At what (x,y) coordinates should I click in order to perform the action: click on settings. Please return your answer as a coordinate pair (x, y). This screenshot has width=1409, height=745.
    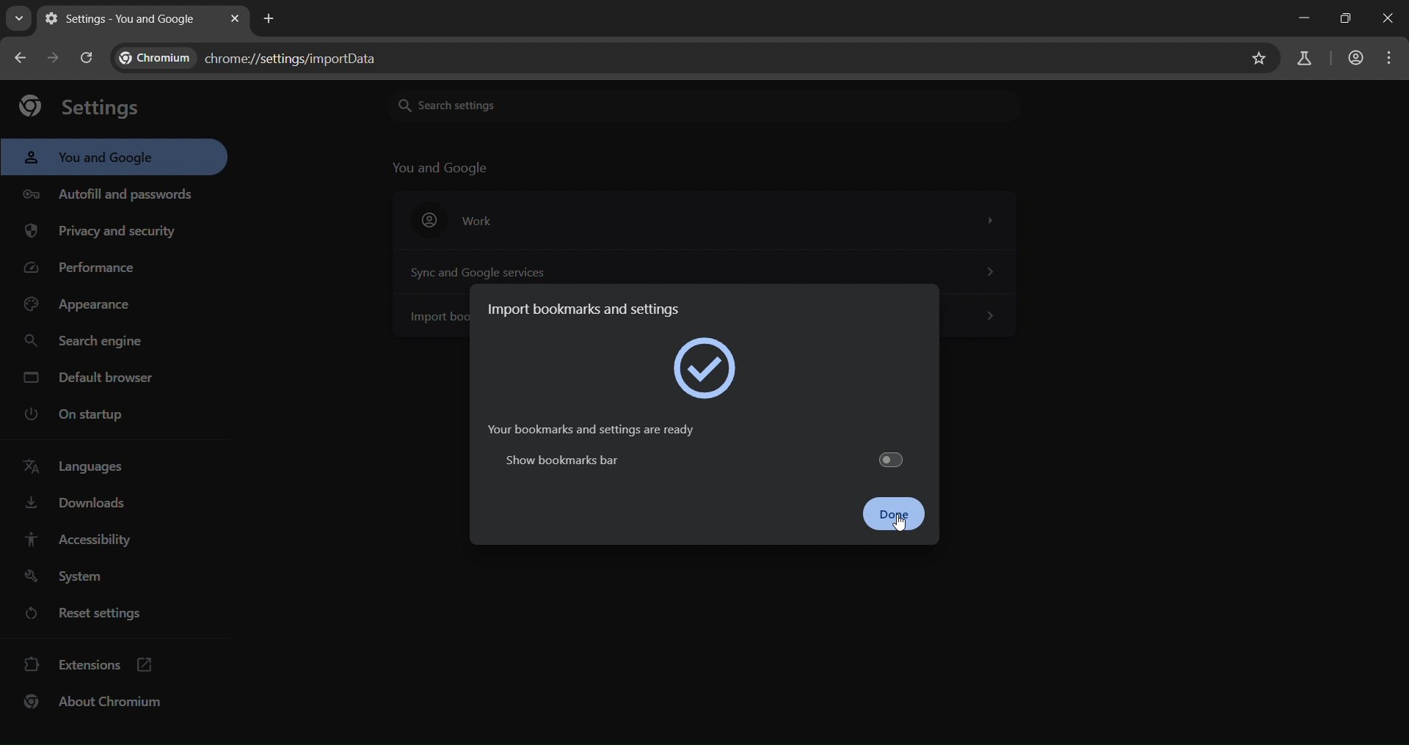
    Looking at the image, I should click on (85, 107).